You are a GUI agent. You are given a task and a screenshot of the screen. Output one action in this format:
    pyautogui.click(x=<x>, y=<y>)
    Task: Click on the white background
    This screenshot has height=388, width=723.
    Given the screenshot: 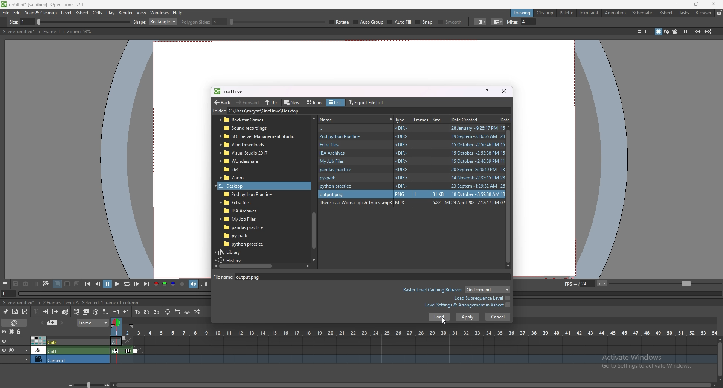 What is the action you would take?
    pyautogui.click(x=67, y=284)
    